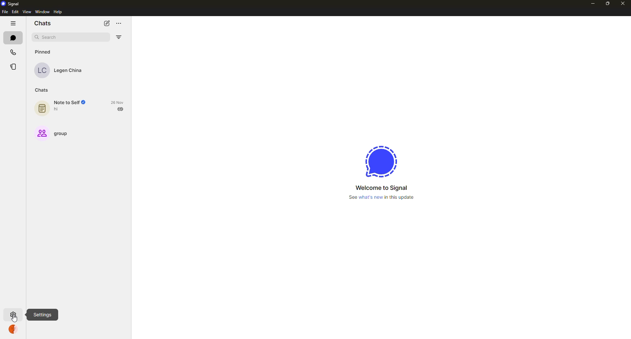  I want to click on what's new, so click(383, 197).